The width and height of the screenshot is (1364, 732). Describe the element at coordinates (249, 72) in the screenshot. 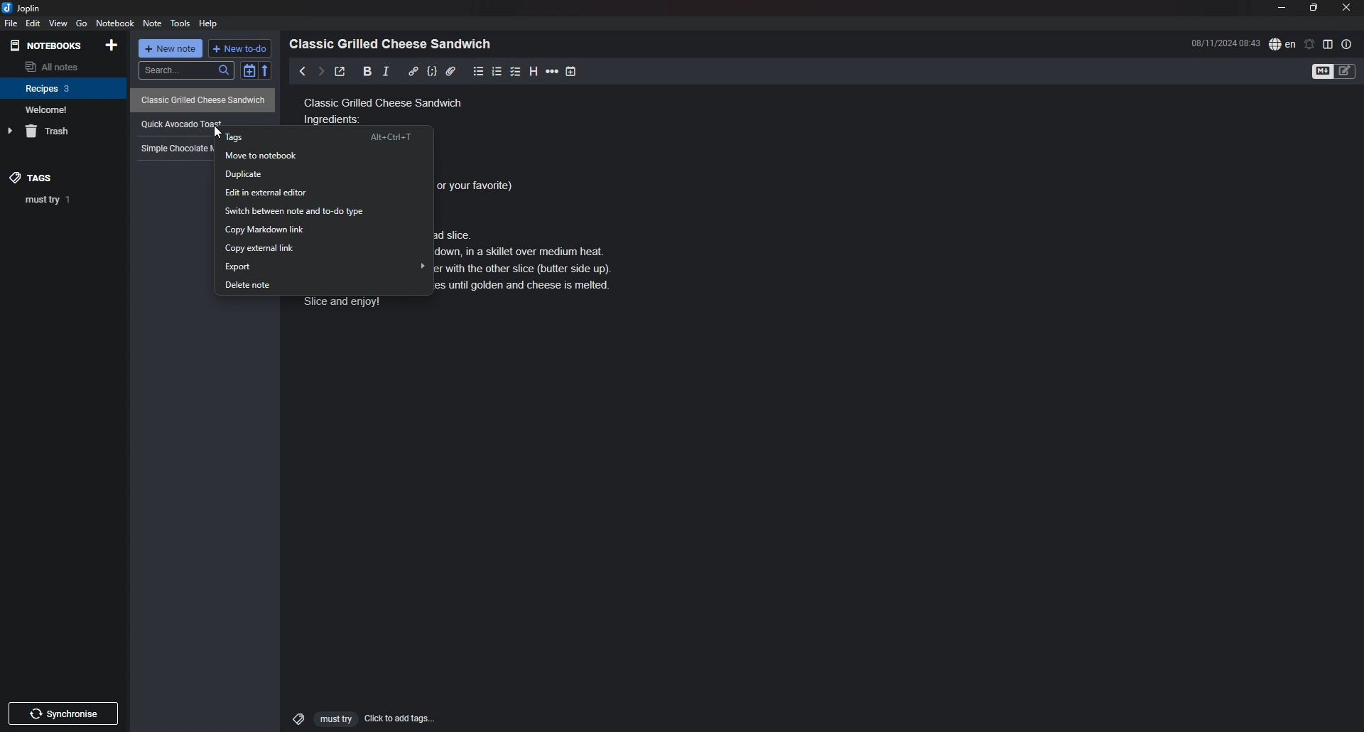

I see `toggle sort order` at that location.